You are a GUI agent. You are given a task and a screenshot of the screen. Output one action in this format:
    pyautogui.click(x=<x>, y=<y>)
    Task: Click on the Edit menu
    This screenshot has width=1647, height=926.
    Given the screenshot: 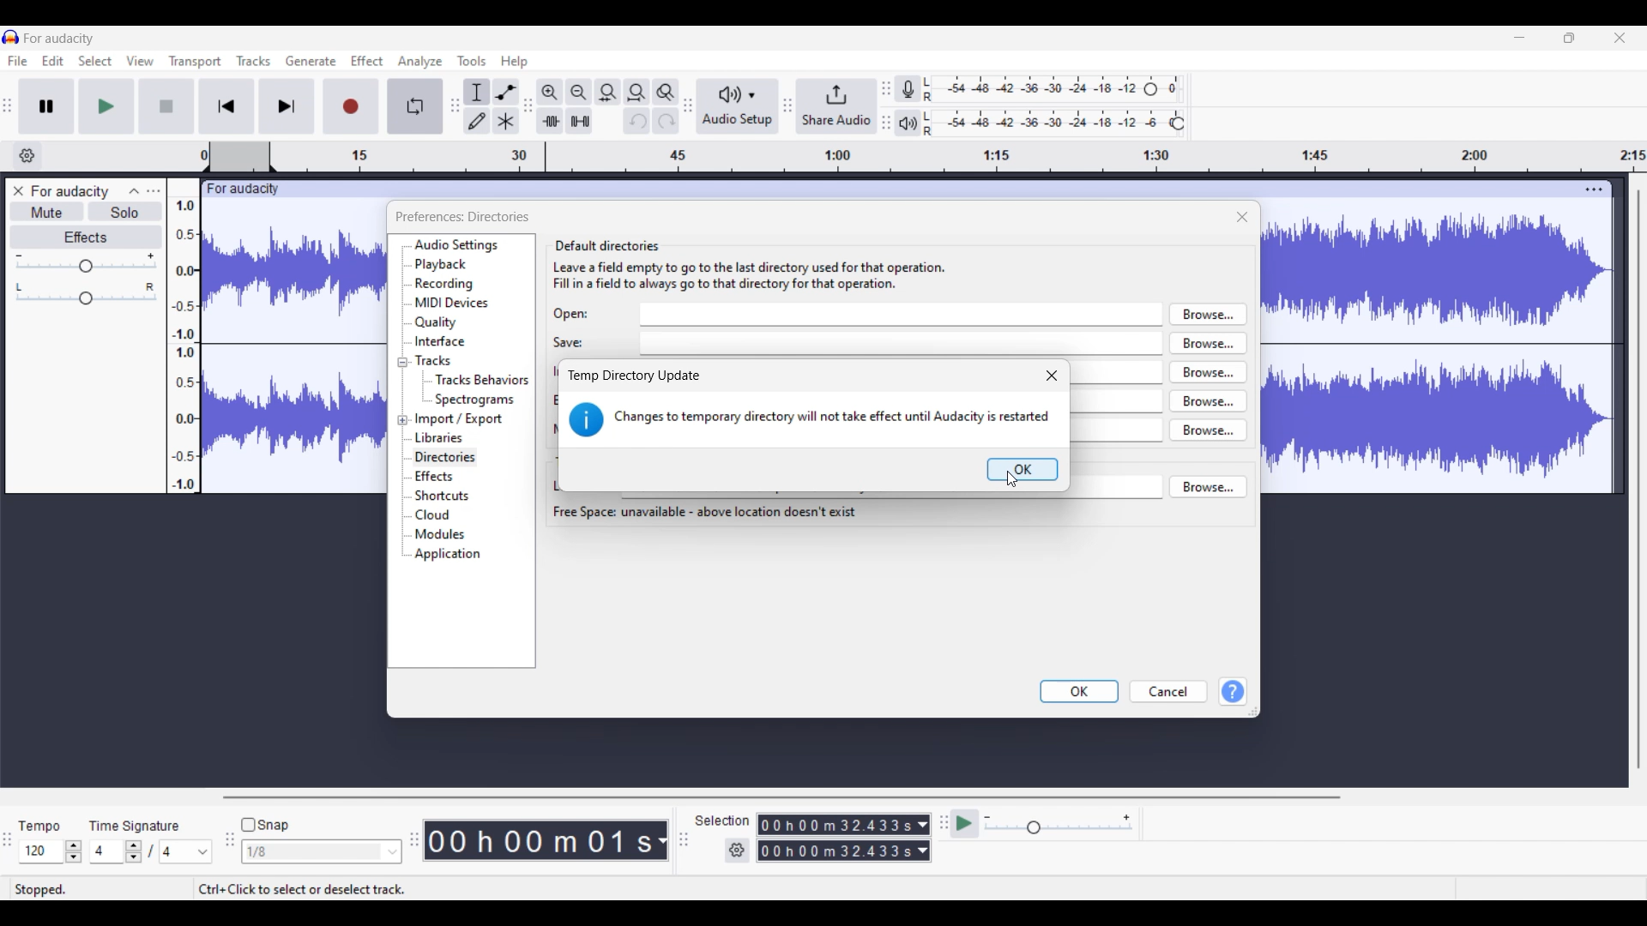 What is the action you would take?
    pyautogui.click(x=53, y=61)
    